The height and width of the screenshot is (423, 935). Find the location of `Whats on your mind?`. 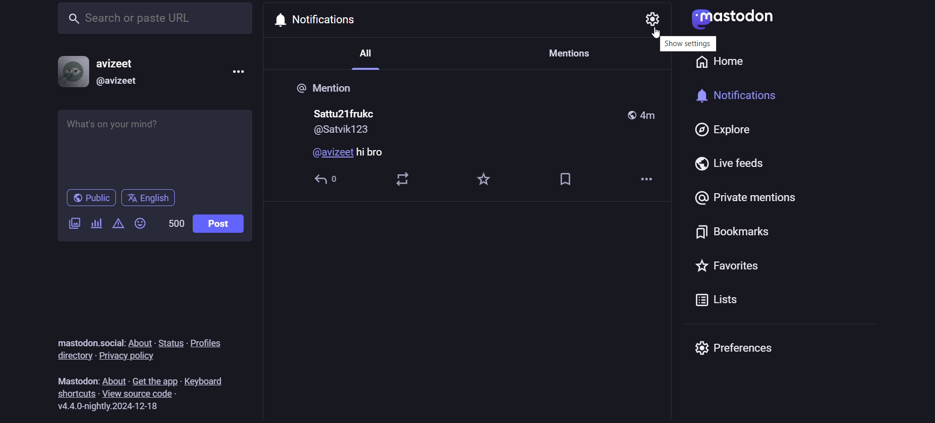

Whats on your mind? is located at coordinates (154, 145).